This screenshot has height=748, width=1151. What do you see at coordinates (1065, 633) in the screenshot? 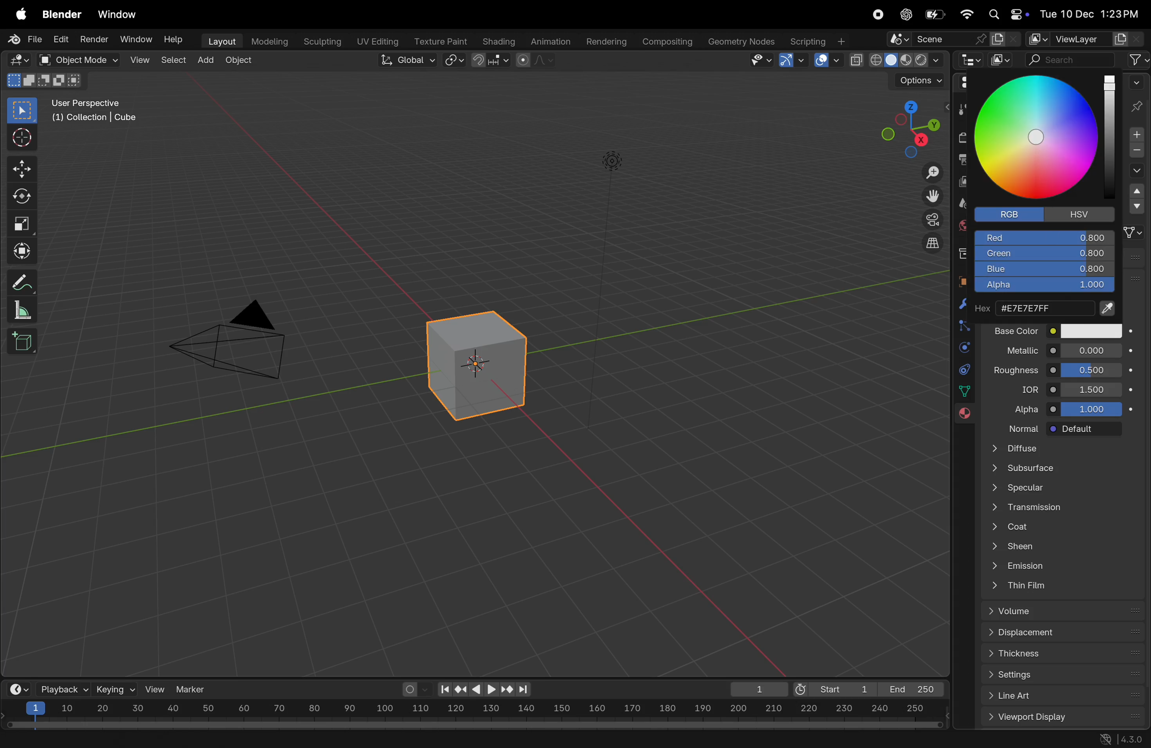
I see `displacement` at bounding box center [1065, 633].